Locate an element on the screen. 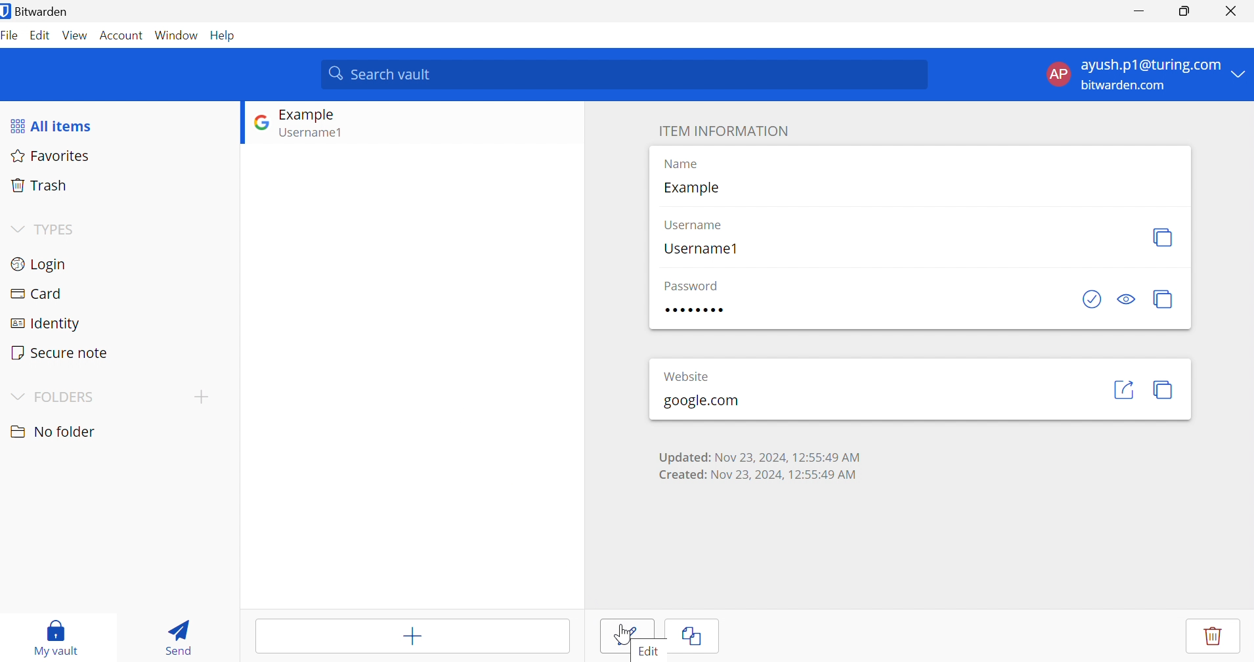  Website is located at coordinates (686, 375).